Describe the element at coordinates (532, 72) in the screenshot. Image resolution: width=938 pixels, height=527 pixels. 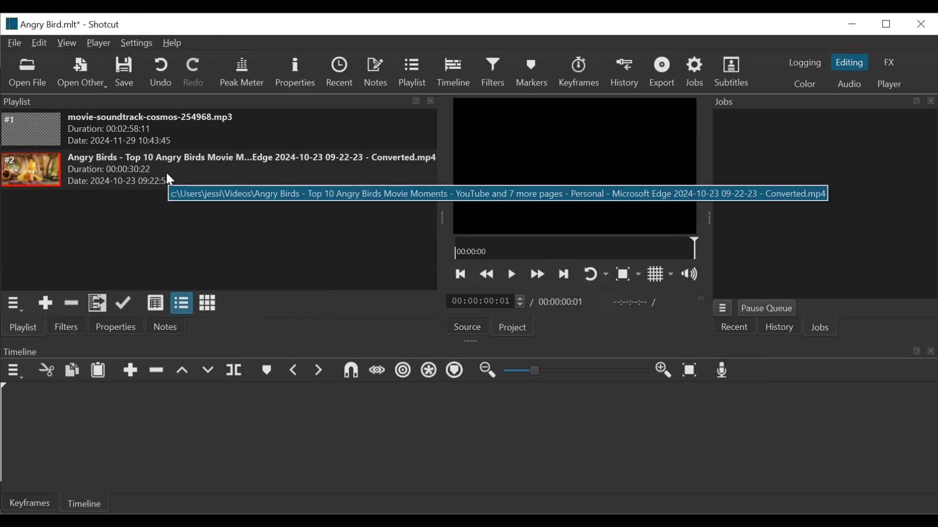
I see `Markers` at that location.